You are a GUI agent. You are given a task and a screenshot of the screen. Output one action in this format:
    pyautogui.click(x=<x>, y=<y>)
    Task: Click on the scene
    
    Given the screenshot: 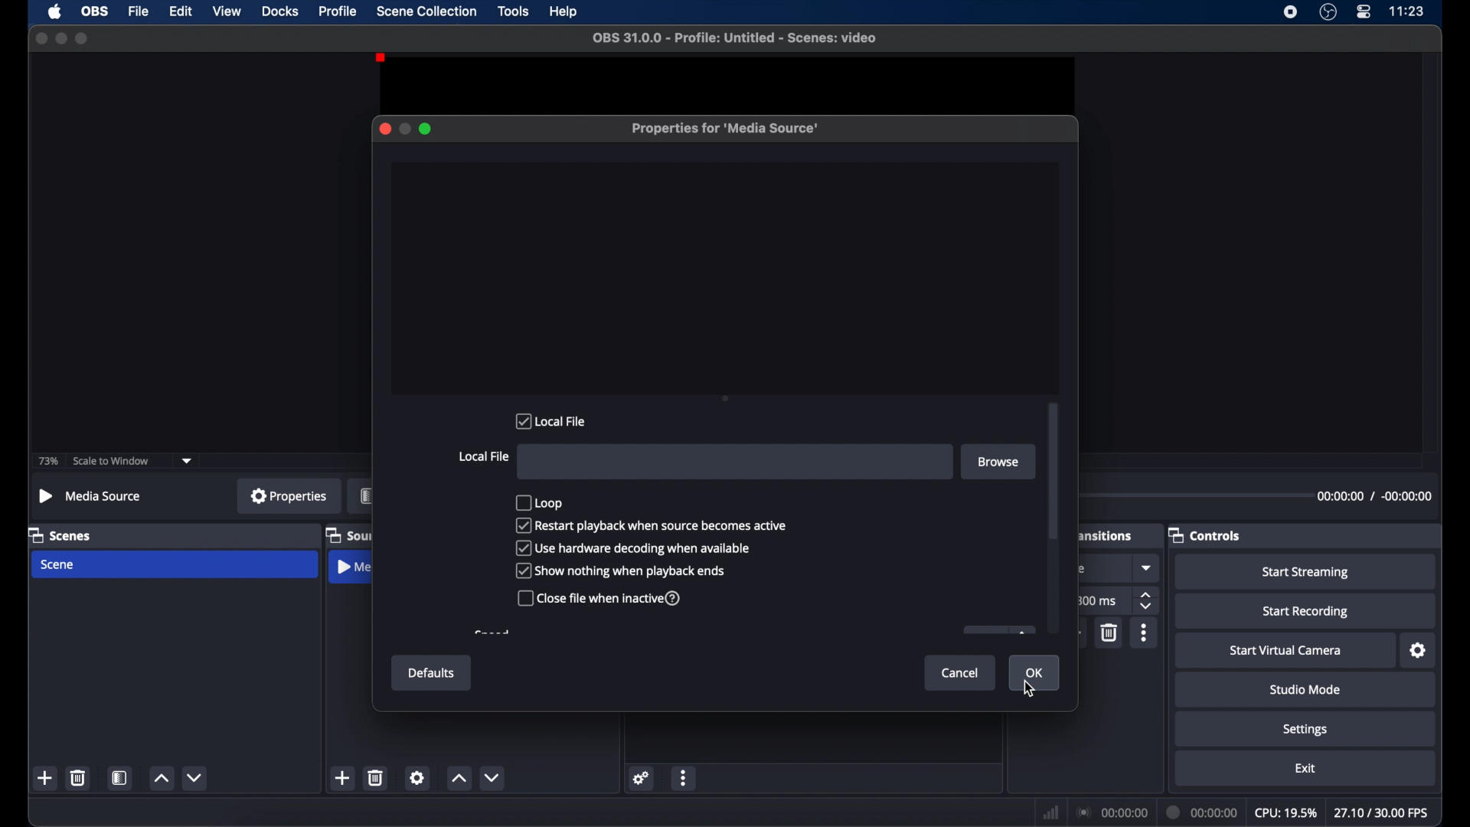 What is the action you would take?
    pyautogui.click(x=57, y=565)
    